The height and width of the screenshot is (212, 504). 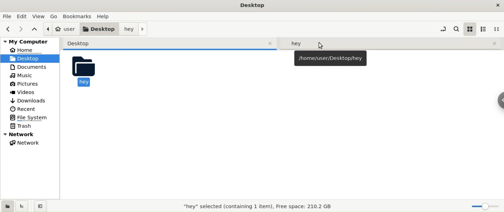 What do you see at coordinates (495, 4) in the screenshot?
I see `close` at bounding box center [495, 4].